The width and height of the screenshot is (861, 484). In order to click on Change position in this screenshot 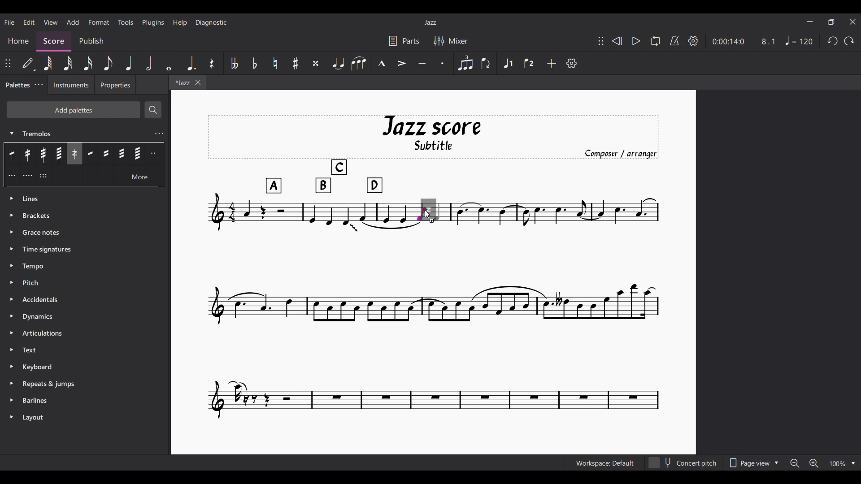, I will do `click(601, 41)`.